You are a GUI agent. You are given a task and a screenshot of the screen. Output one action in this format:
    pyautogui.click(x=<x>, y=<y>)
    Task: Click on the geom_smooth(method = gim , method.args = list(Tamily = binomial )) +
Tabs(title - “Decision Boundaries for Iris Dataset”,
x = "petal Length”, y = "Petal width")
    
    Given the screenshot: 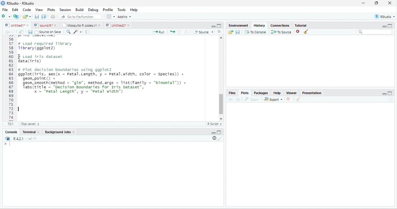 What is the action you would take?
    pyautogui.click(x=107, y=88)
    